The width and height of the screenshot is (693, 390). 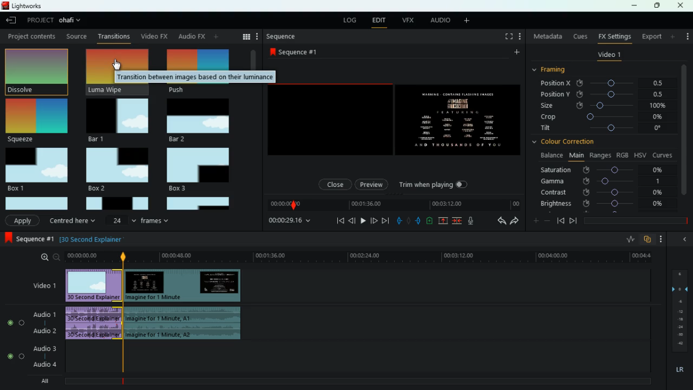 I want to click on preview, so click(x=371, y=183).